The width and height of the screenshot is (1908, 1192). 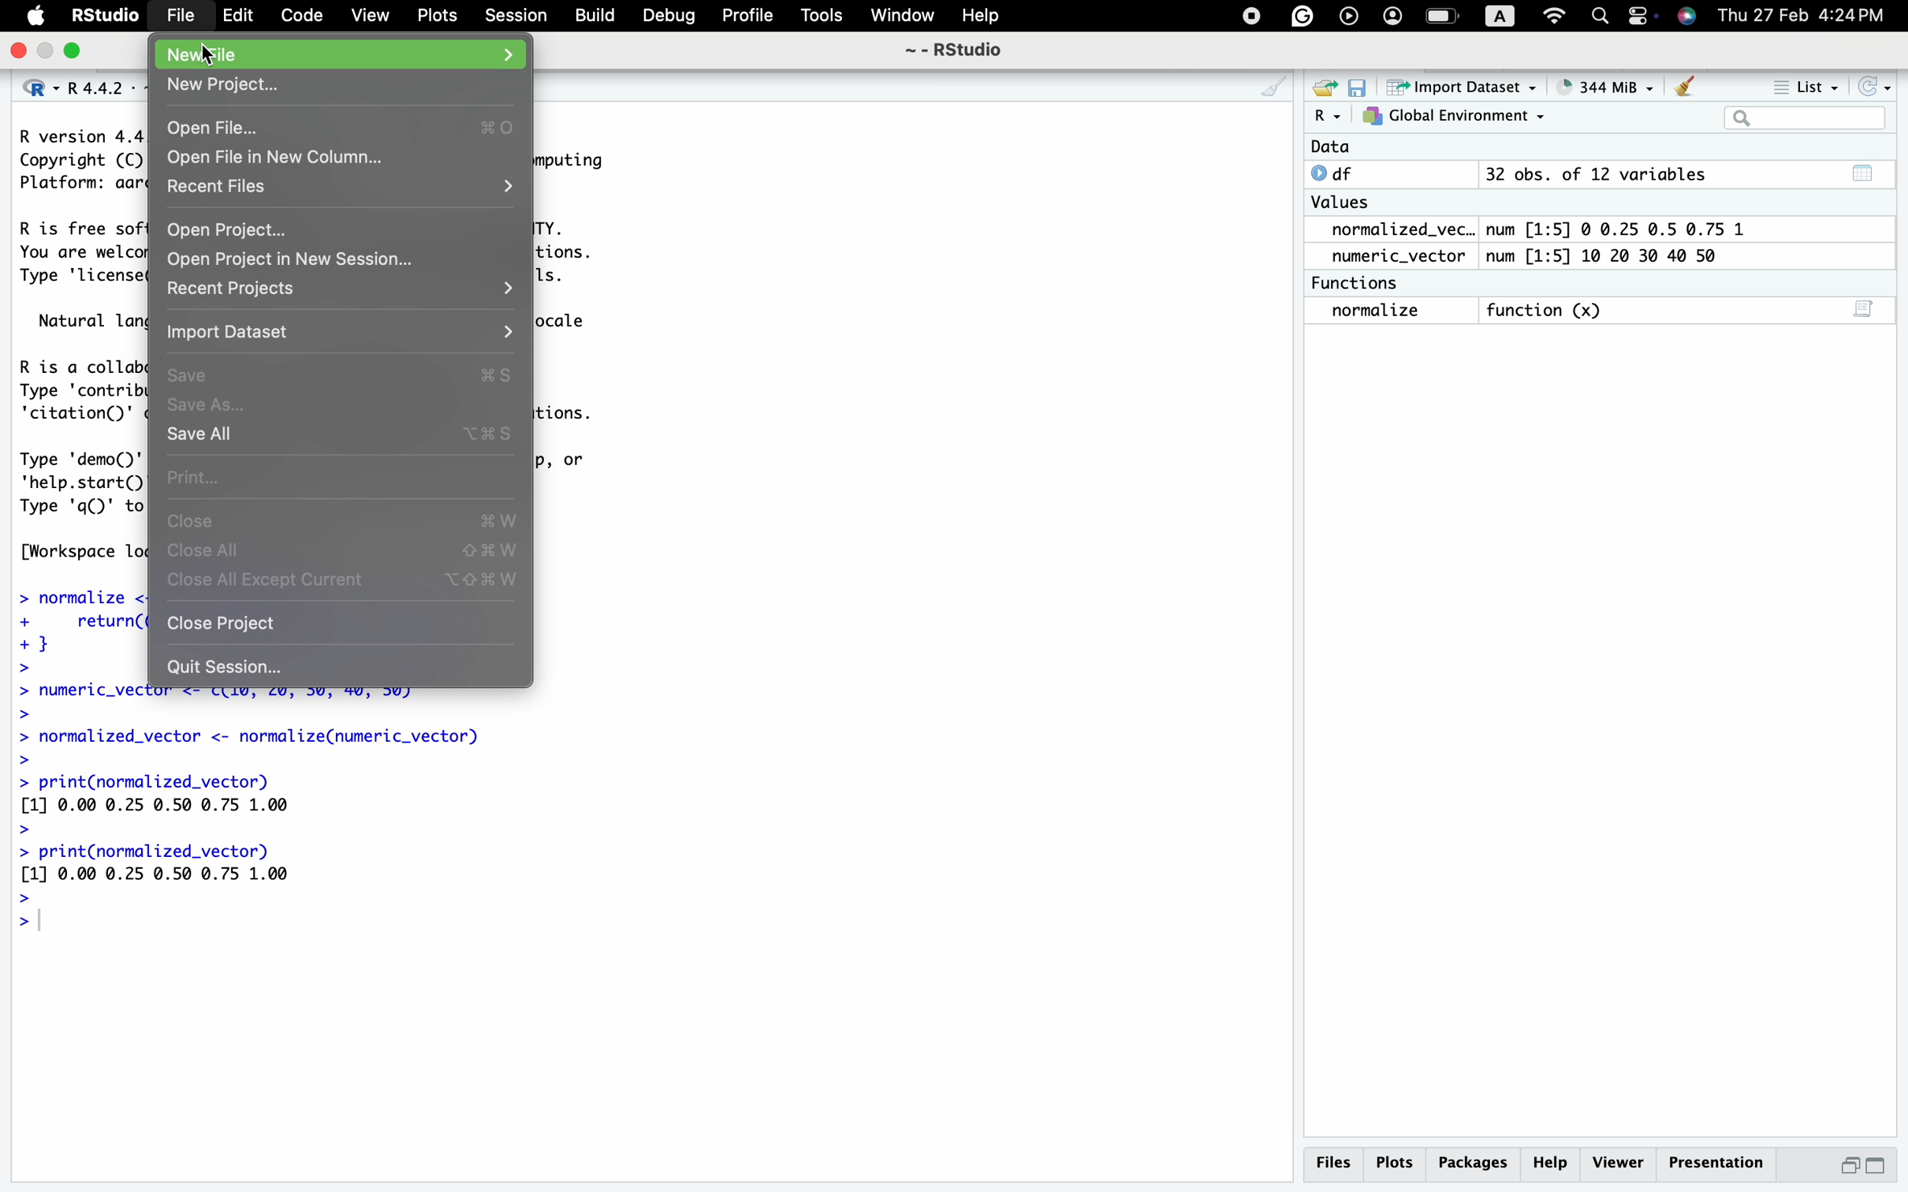 What do you see at coordinates (38, 88) in the screenshot?
I see `R dropodown` at bounding box center [38, 88].